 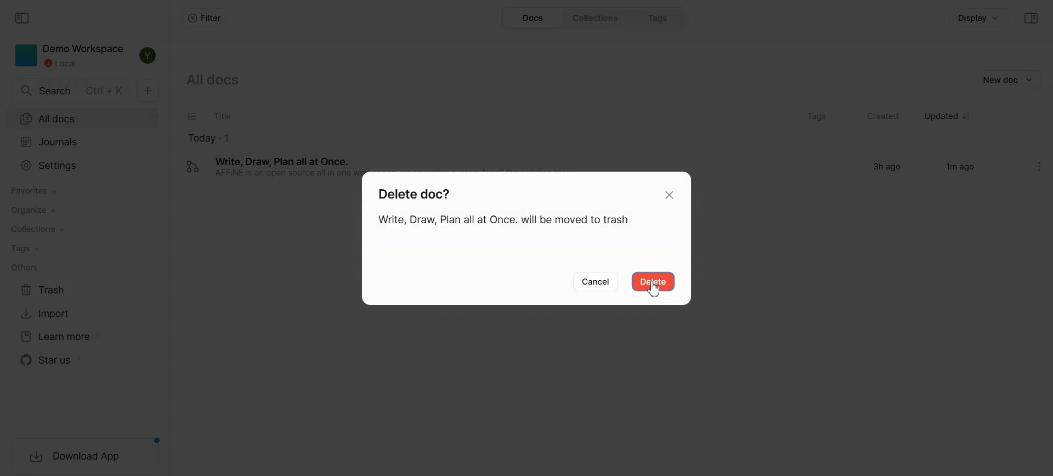 I want to click on Cancel, so click(x=596, y=282).